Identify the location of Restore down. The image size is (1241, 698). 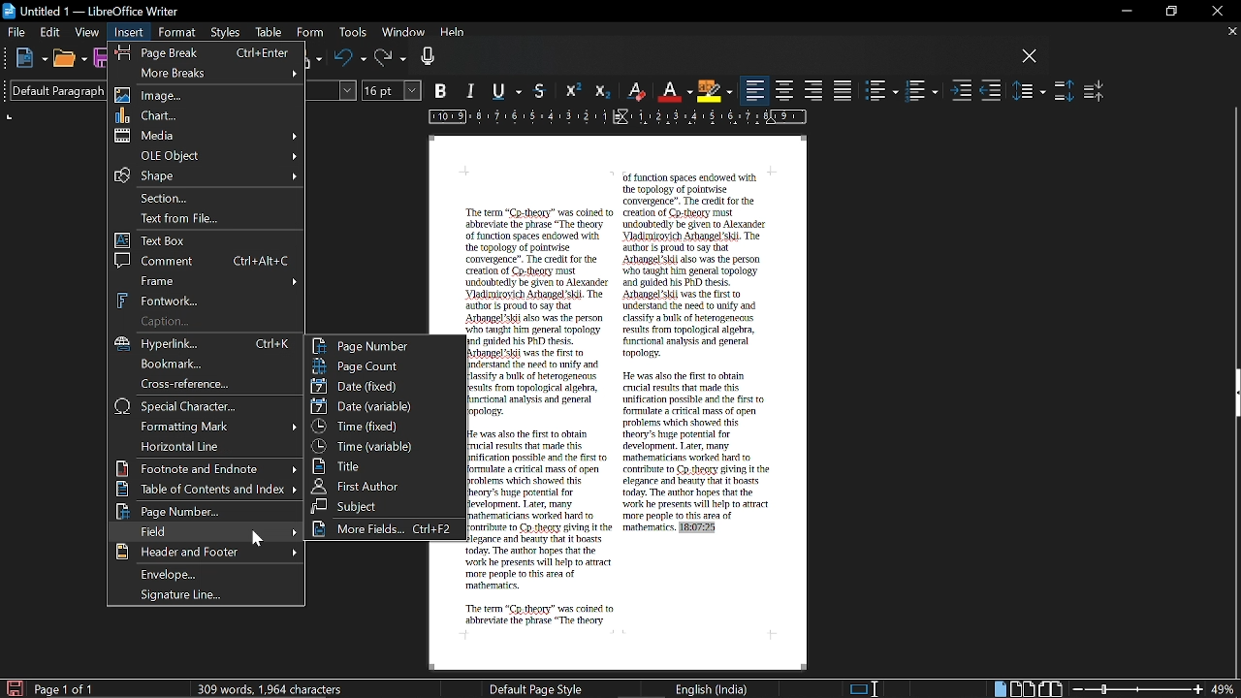
(1169, 12).